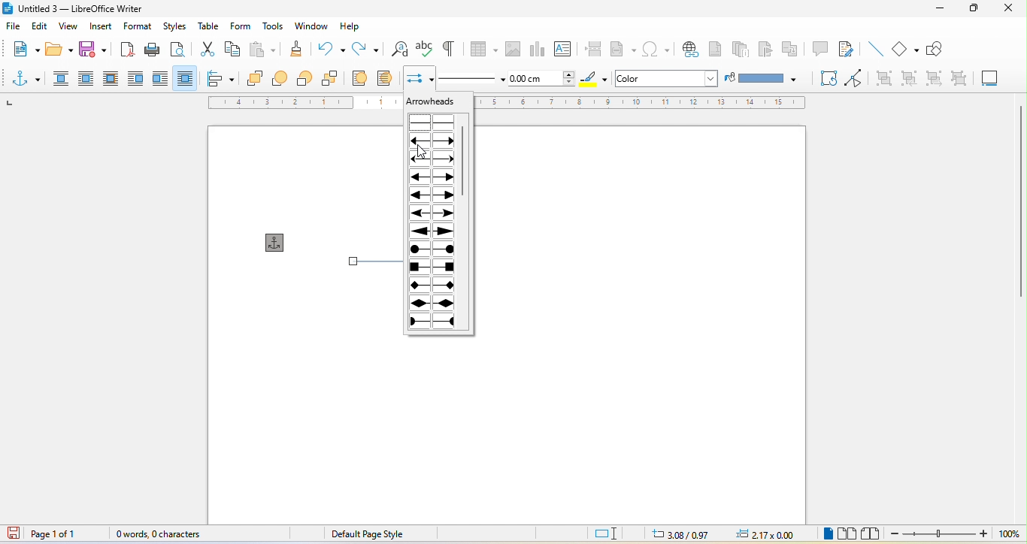  What do you see at coordinates (436, 321) in the screenshot?
I see `half circle` at bounding box center [436, 321].